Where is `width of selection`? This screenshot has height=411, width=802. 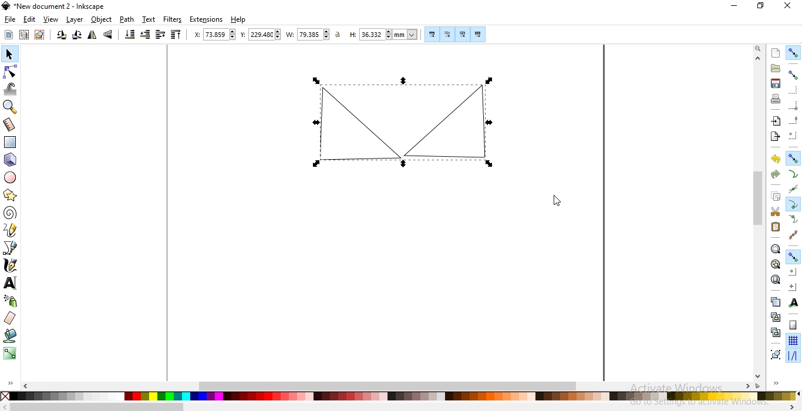 width of selection is located at coordinates (308, 34).